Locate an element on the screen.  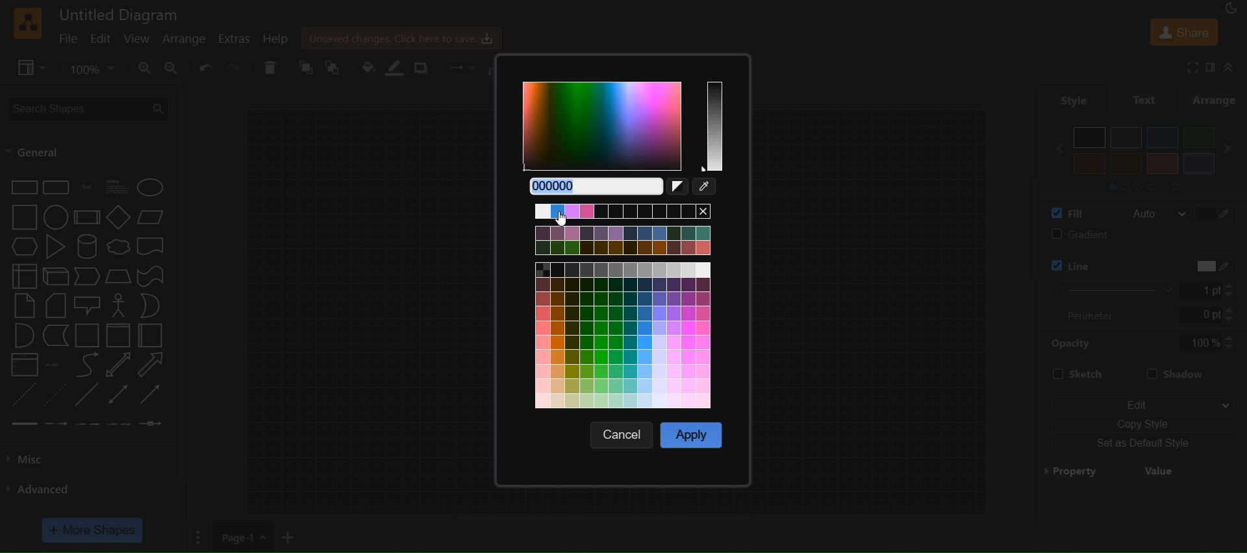
page 1 is located at coordinates (242, 536).